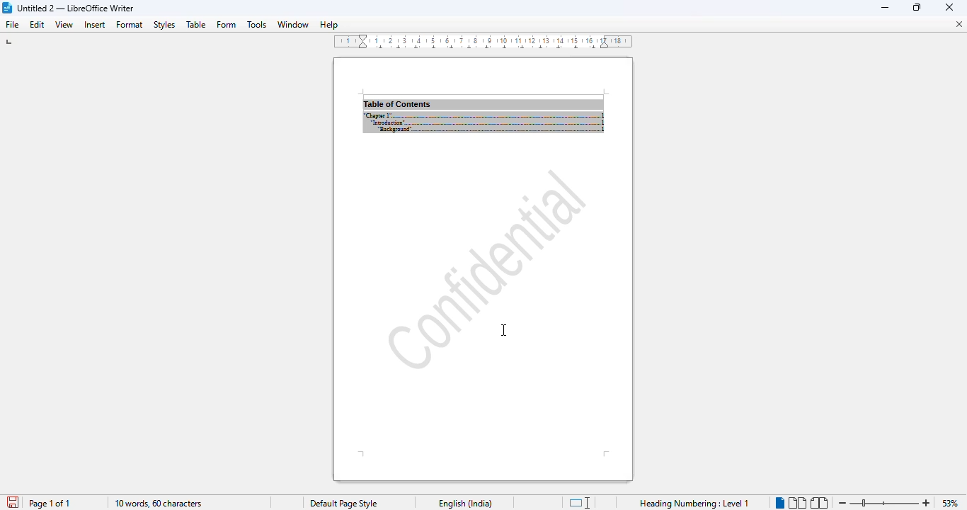 The height and width of the screenshot is (510, 967). Describe the element at coordinates (12, 25) in the screenshot. I see `file` at that location.